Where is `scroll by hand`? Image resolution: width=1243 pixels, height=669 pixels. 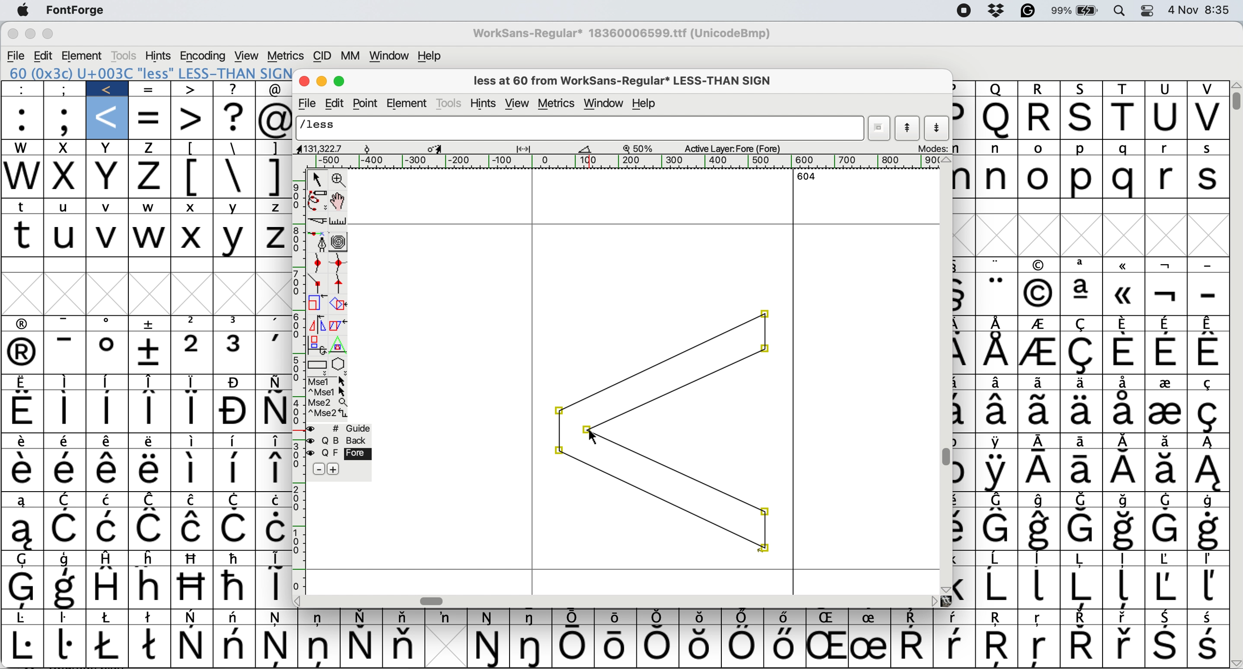
scroll by hand is located at coordinates (340, 199).